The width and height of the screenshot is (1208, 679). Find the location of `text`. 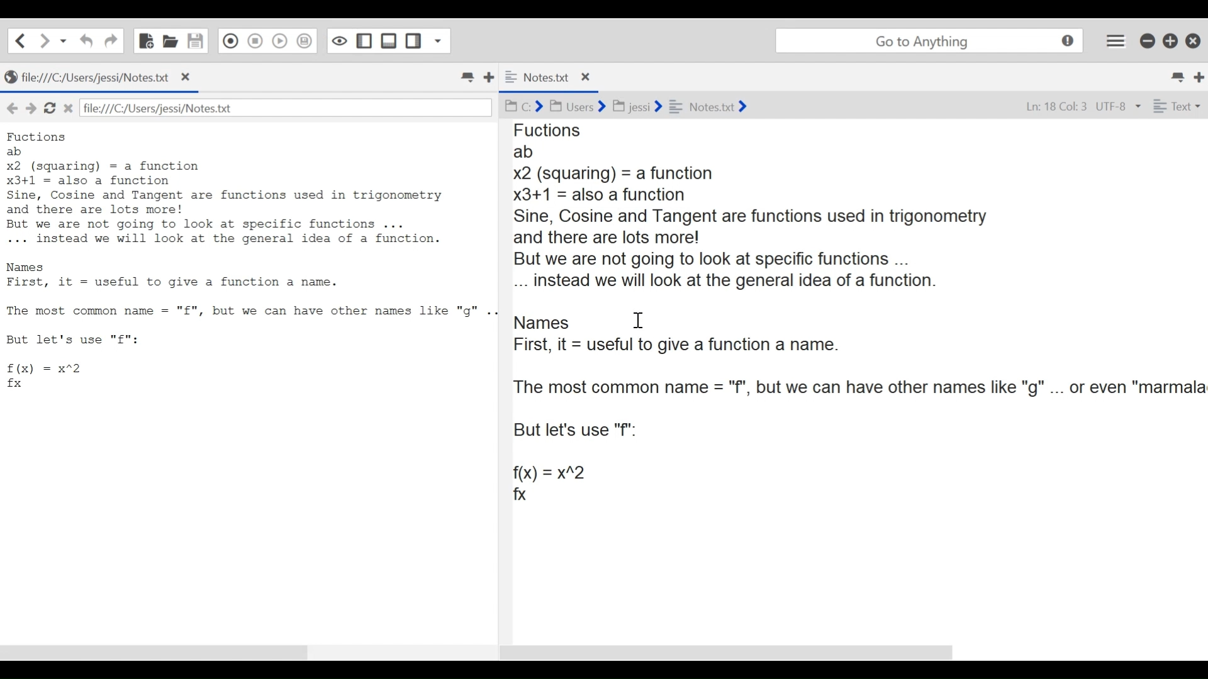

text is located at coordinates (1179, 107).